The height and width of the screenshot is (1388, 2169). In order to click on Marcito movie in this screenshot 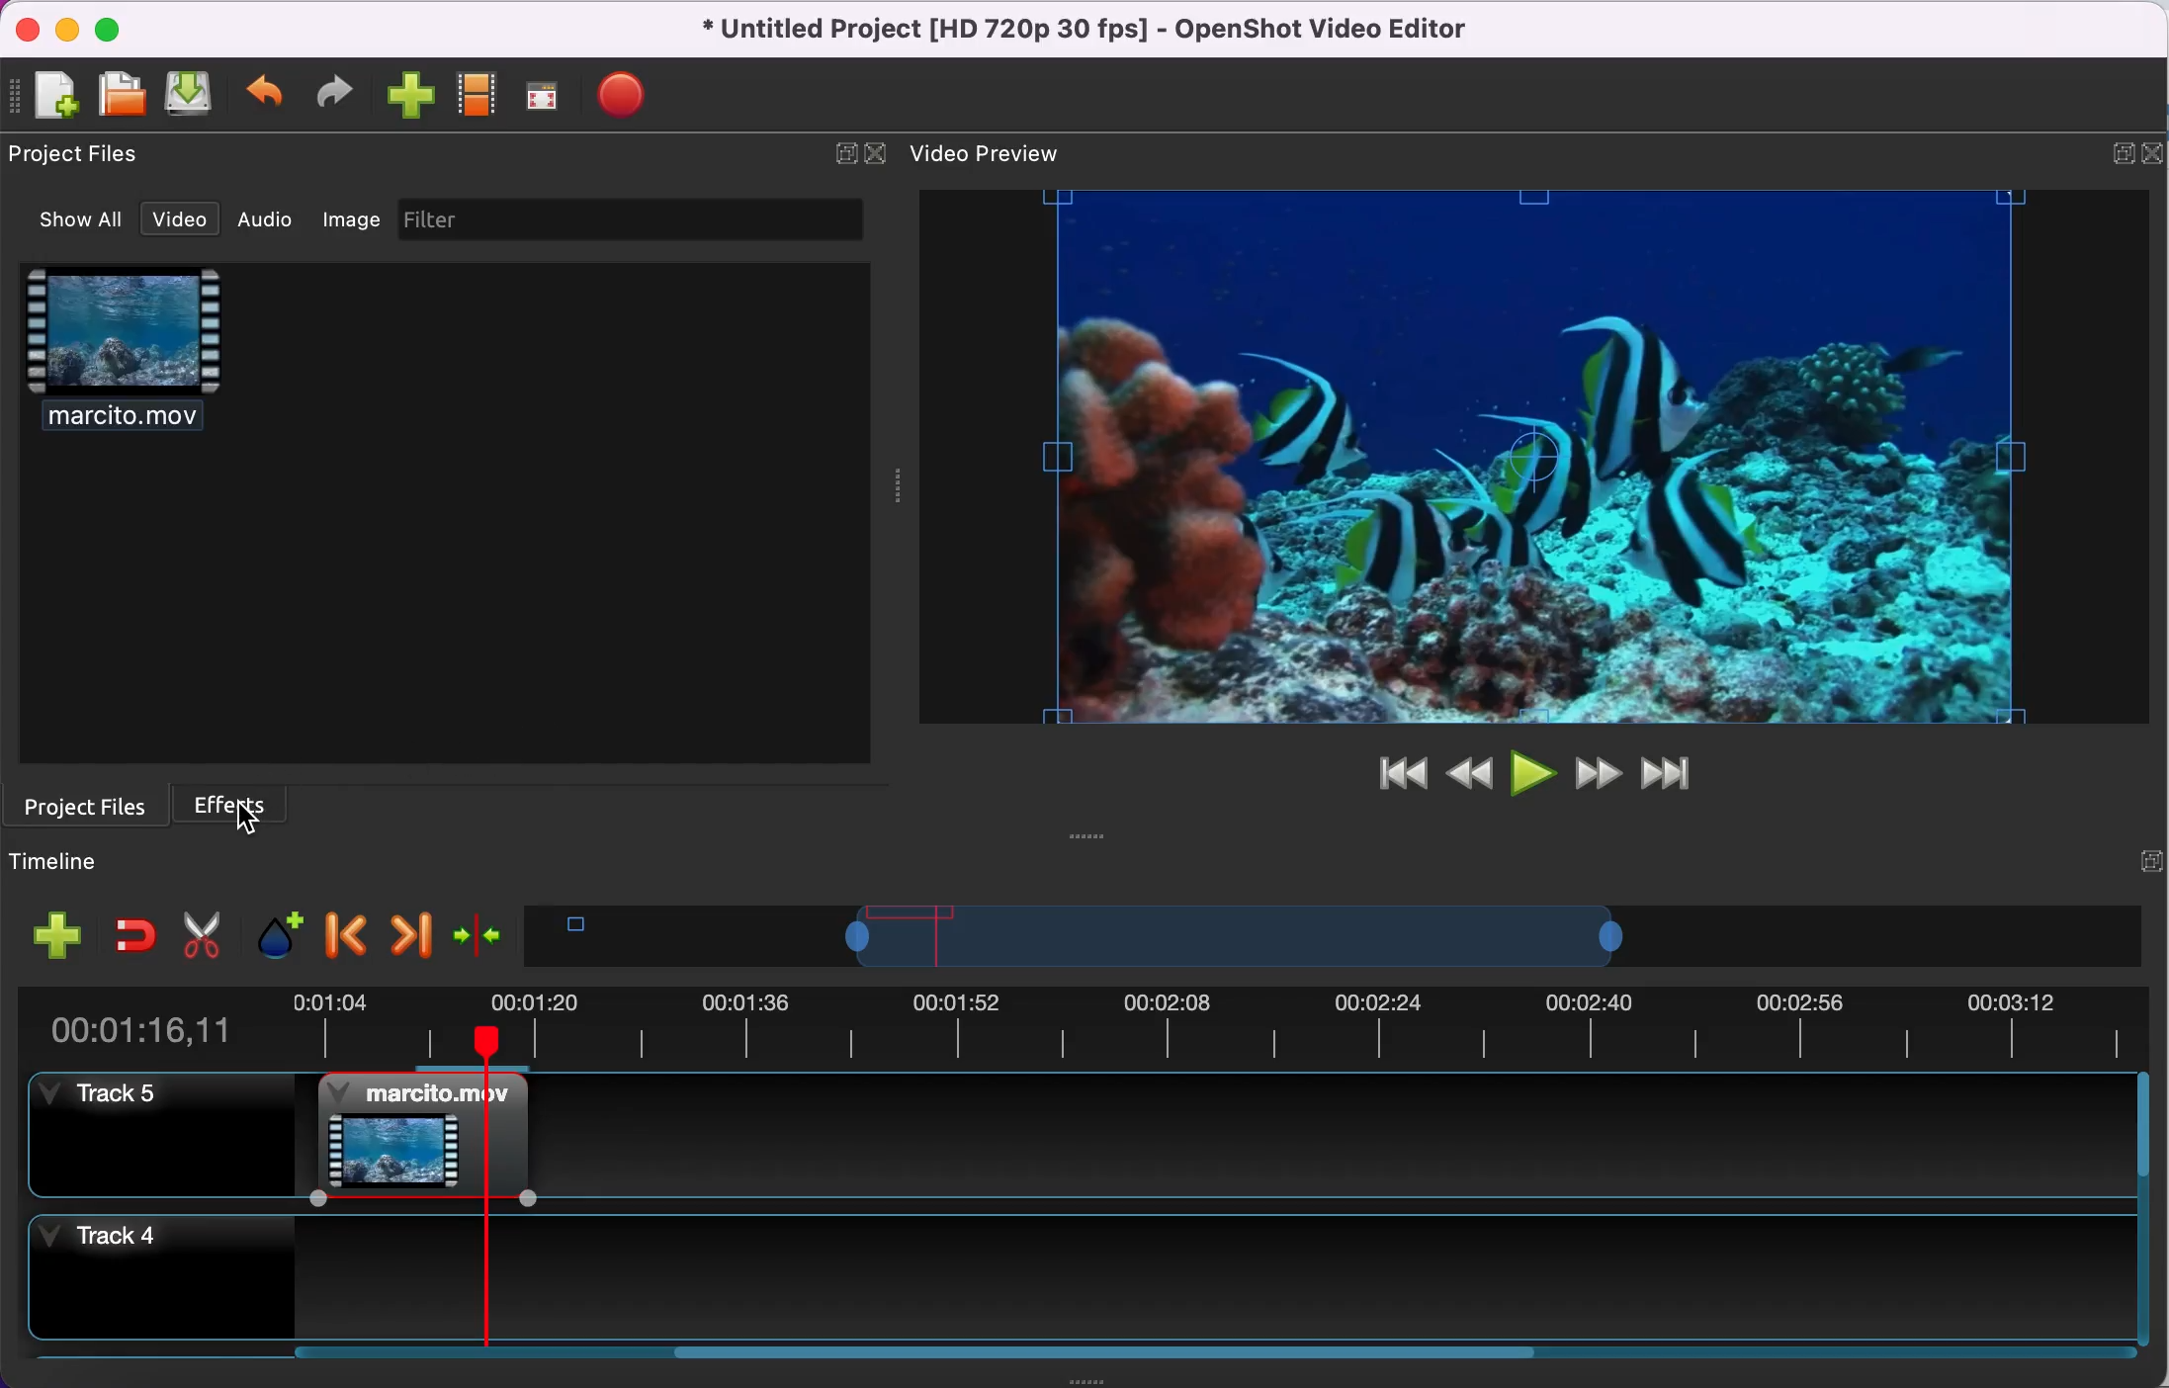, I will do `click(421, 1136)`.